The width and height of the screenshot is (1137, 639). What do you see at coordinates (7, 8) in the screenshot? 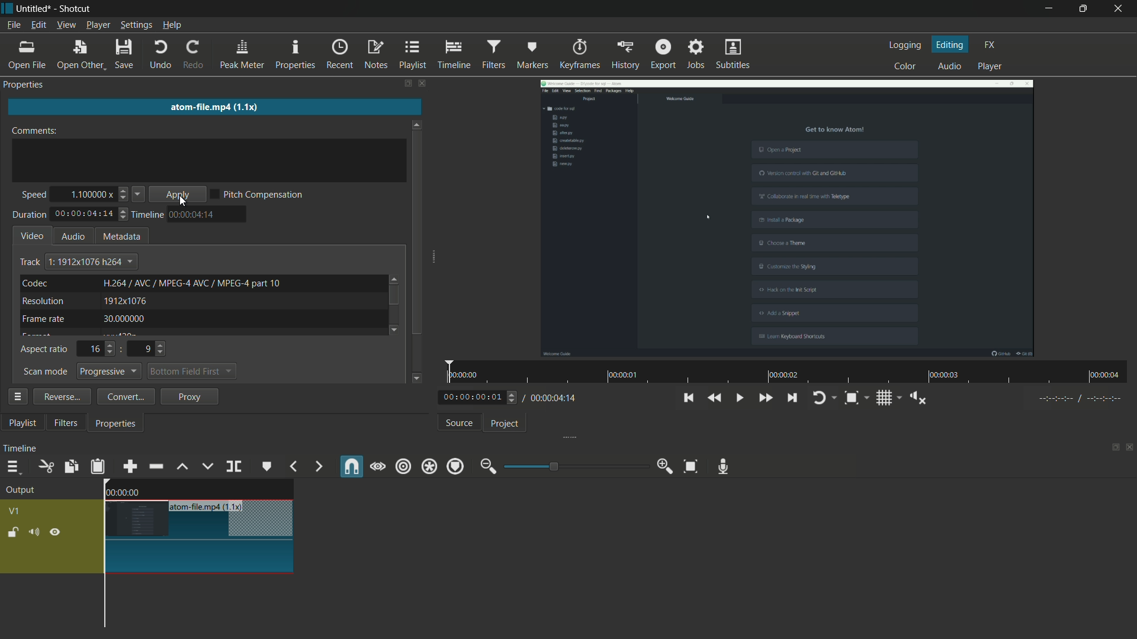
I see `app icon` at bounding box center [7, 8].